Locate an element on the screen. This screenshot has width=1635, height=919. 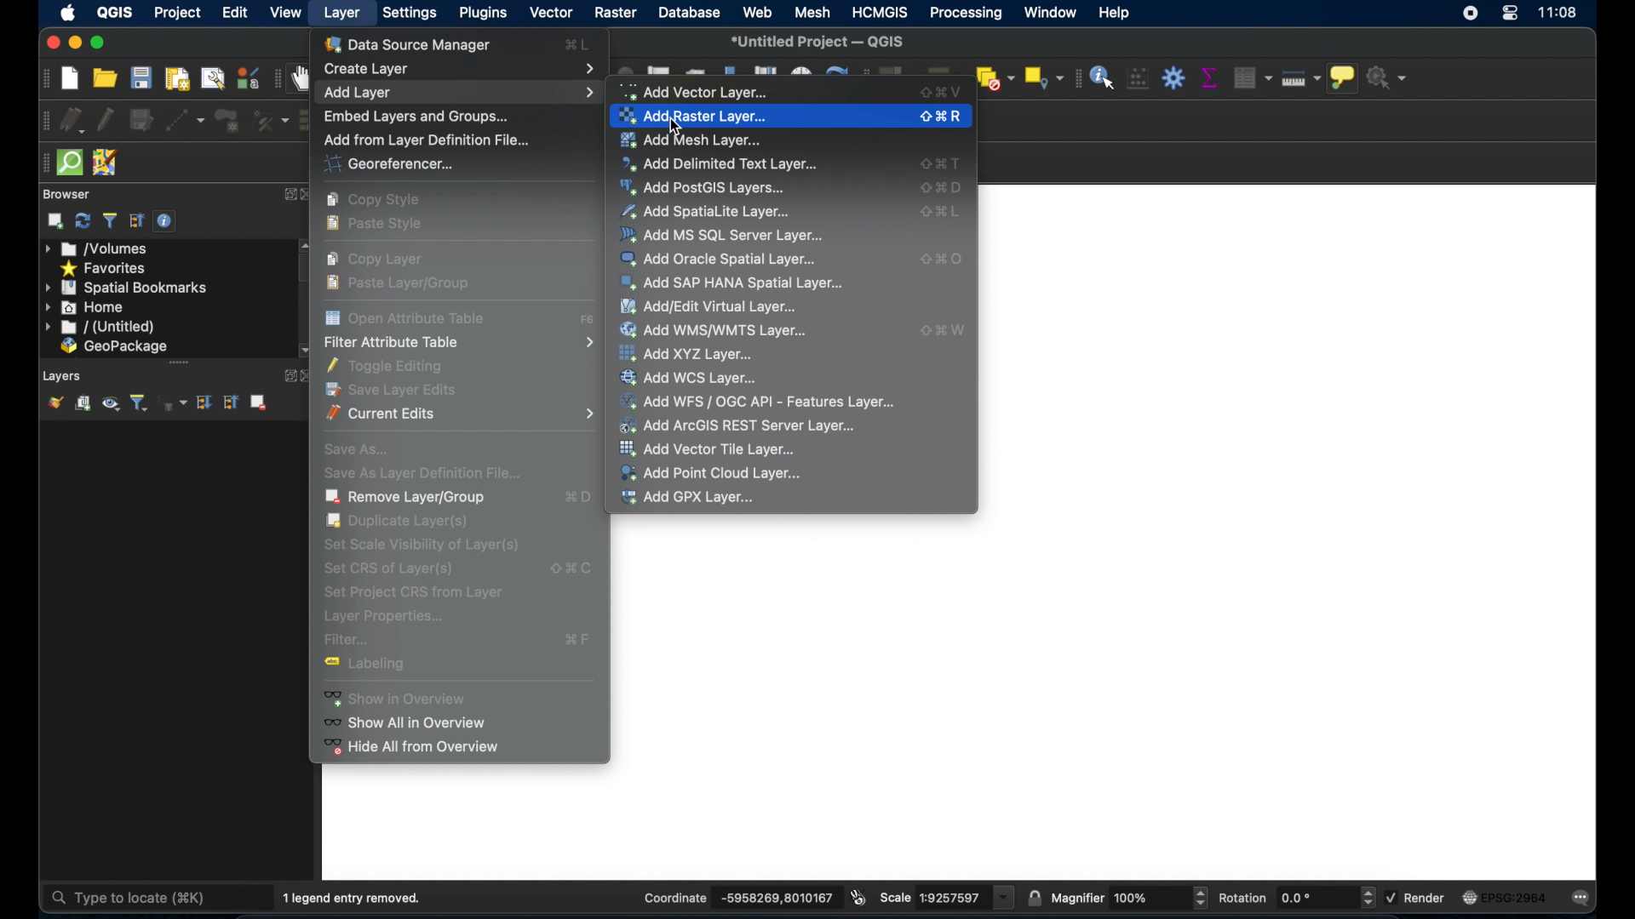
save project is located at coordinates (141, 78).